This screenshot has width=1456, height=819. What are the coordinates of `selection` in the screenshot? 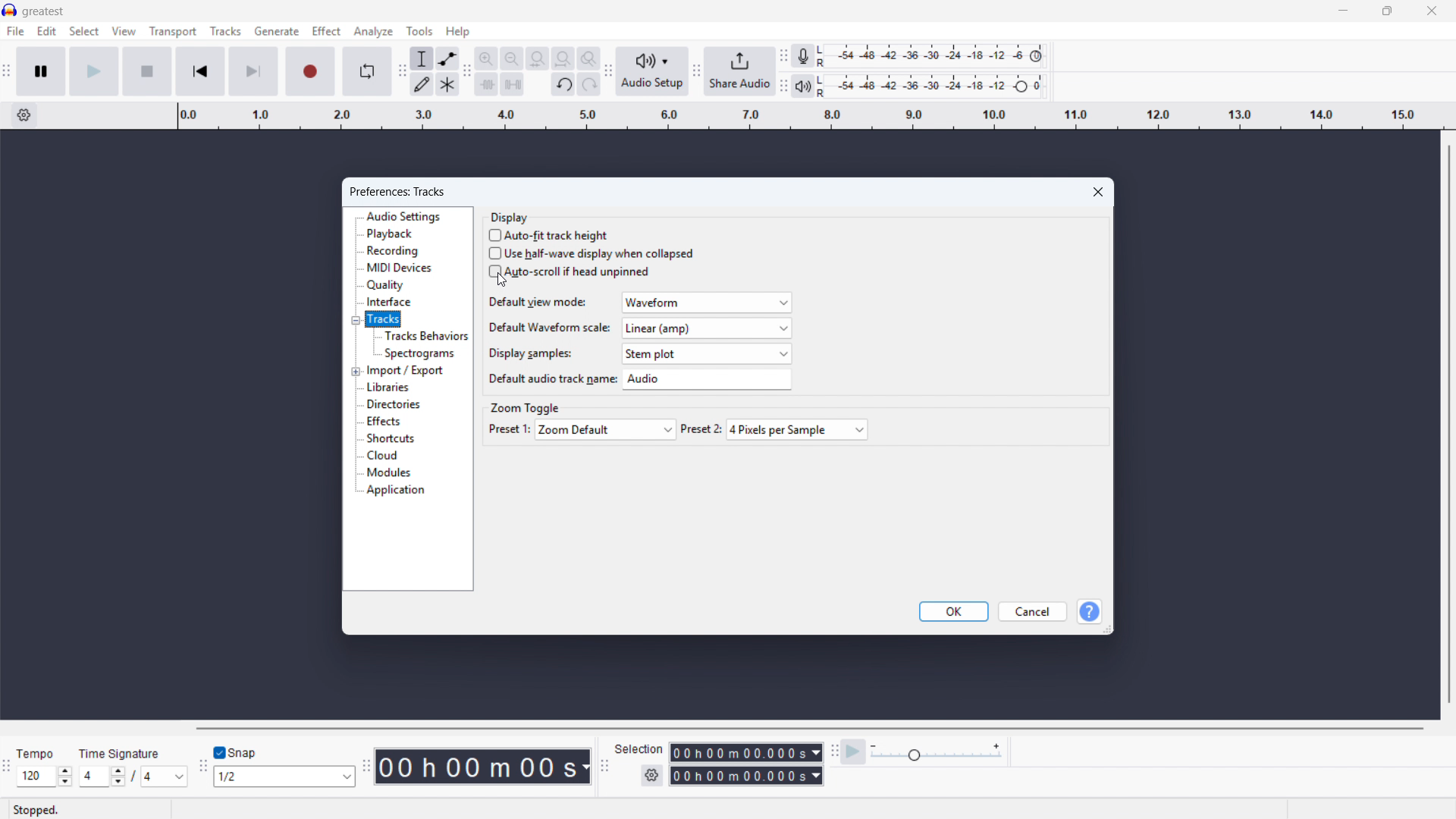 It's located at (639, 750).